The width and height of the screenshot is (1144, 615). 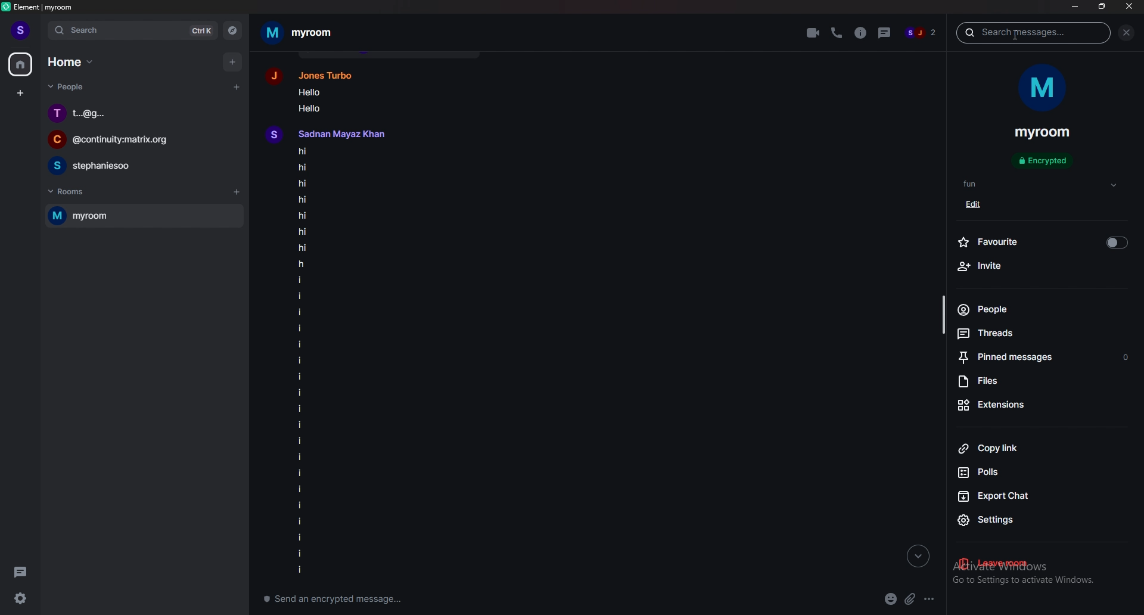 I want to click on emoji, so click(x=892, y=600).